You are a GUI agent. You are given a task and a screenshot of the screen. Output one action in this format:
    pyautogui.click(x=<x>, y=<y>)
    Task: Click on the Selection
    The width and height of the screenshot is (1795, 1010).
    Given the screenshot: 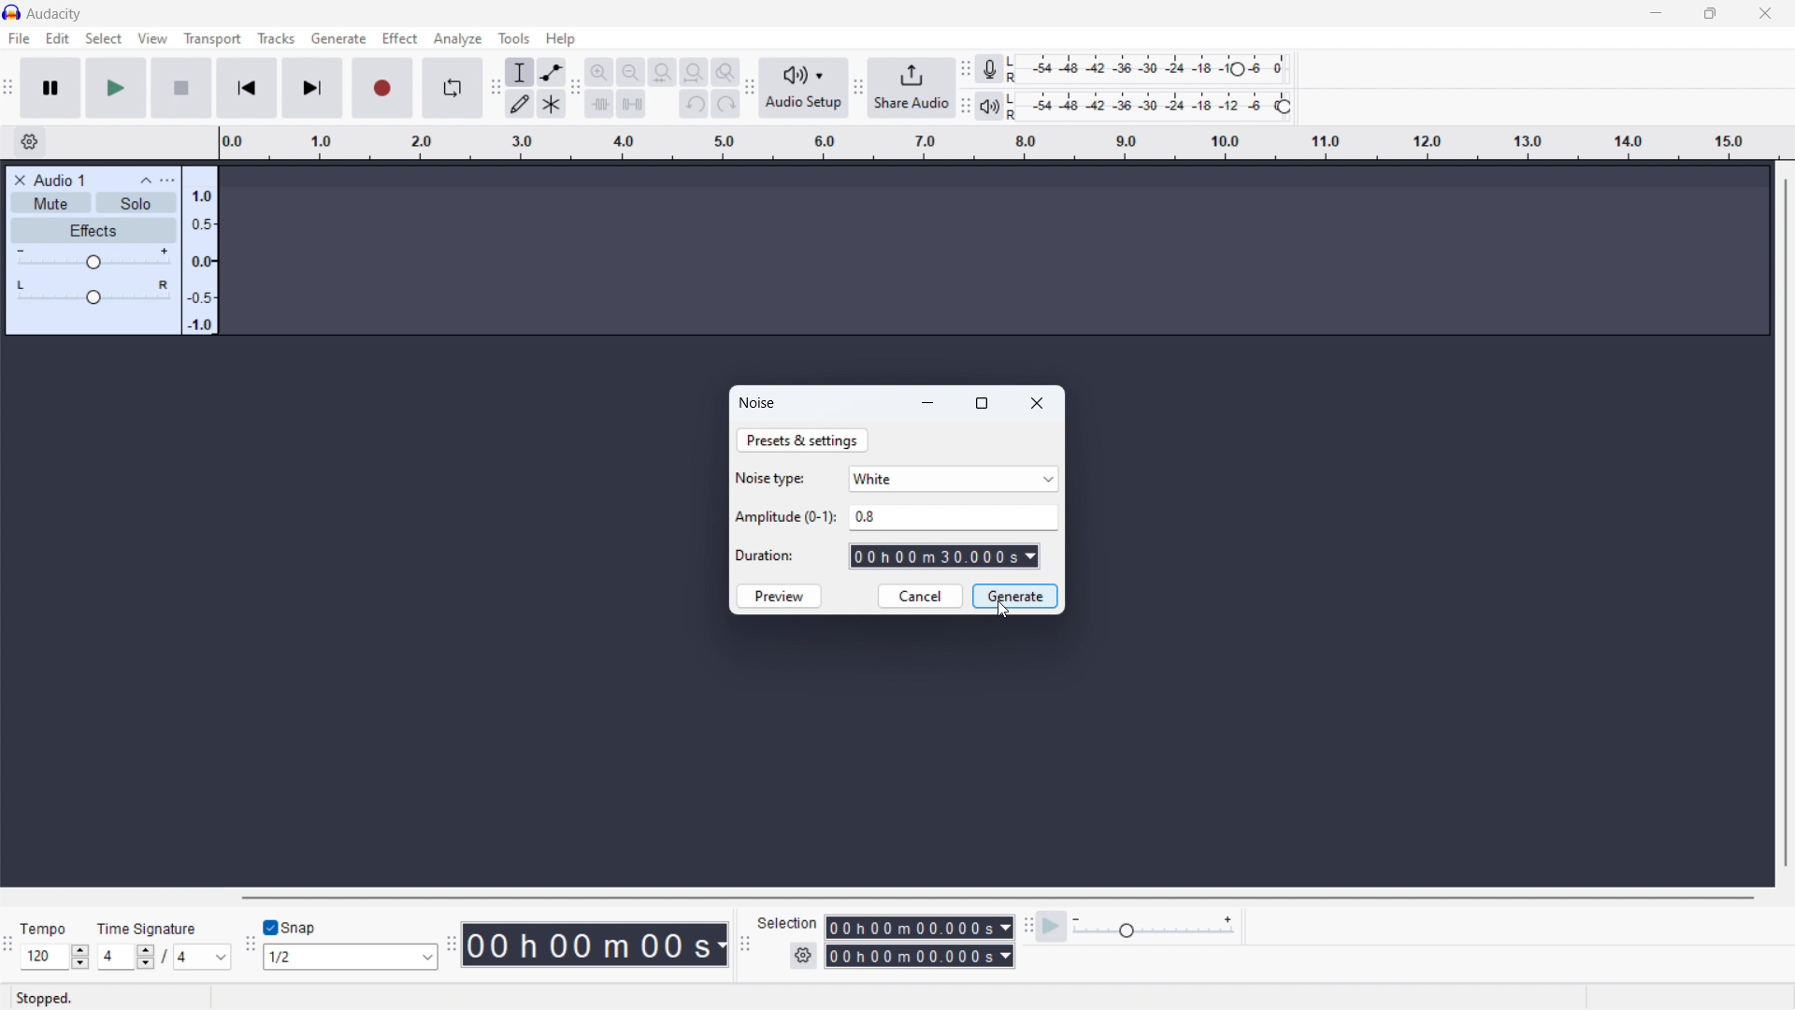 What is the action you would take?
    pyautogui.click(x=788, y=925)
    